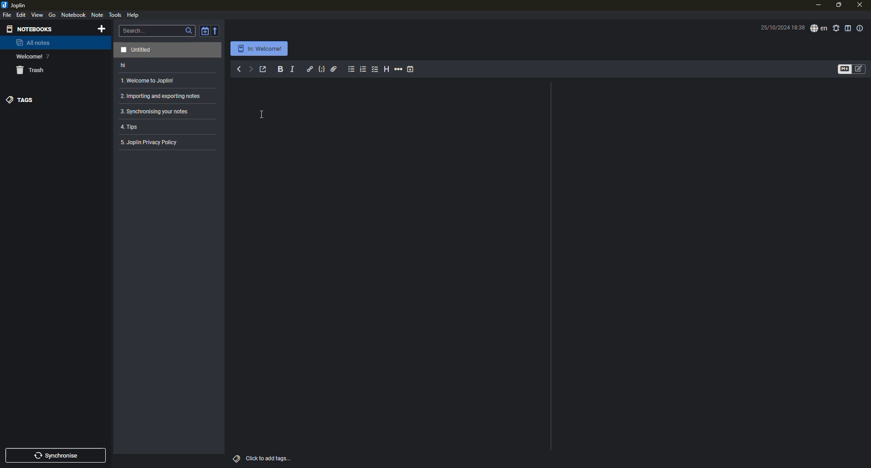 This screenshot has width=871, height=468. Describe the element at coordinates (861, 28) in the screenshot. I see `note properties` at that location.